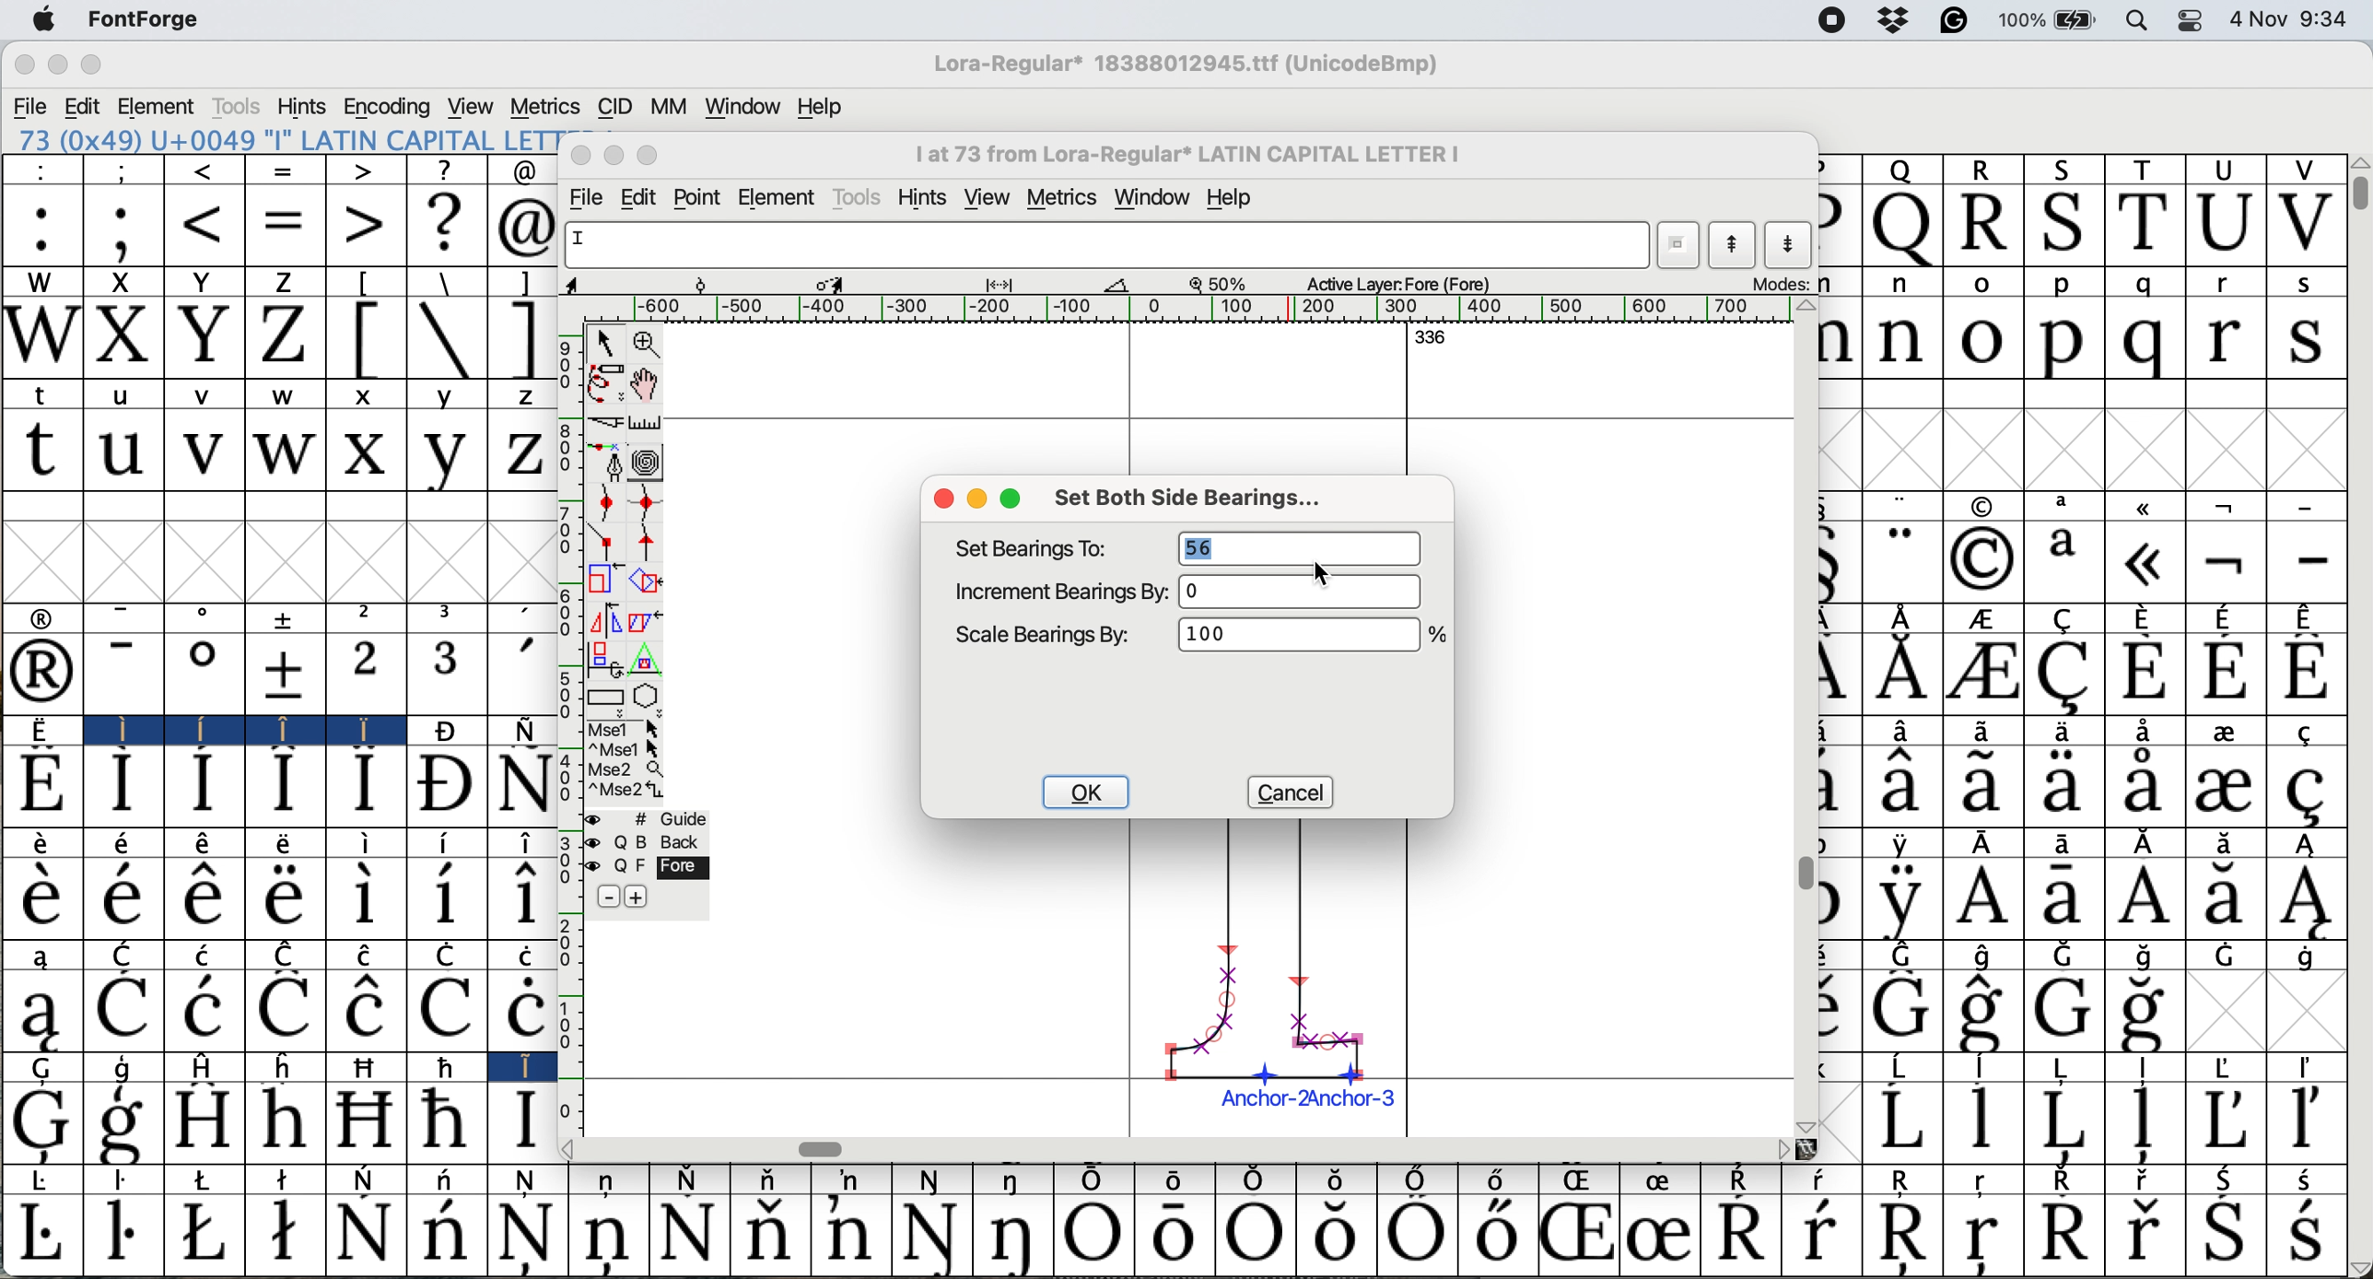 The height and width of the screenshot is (1279, 2373). Describe the element at coordinates (125, 1123) in the screenshot. I see `Symbol` at that location.